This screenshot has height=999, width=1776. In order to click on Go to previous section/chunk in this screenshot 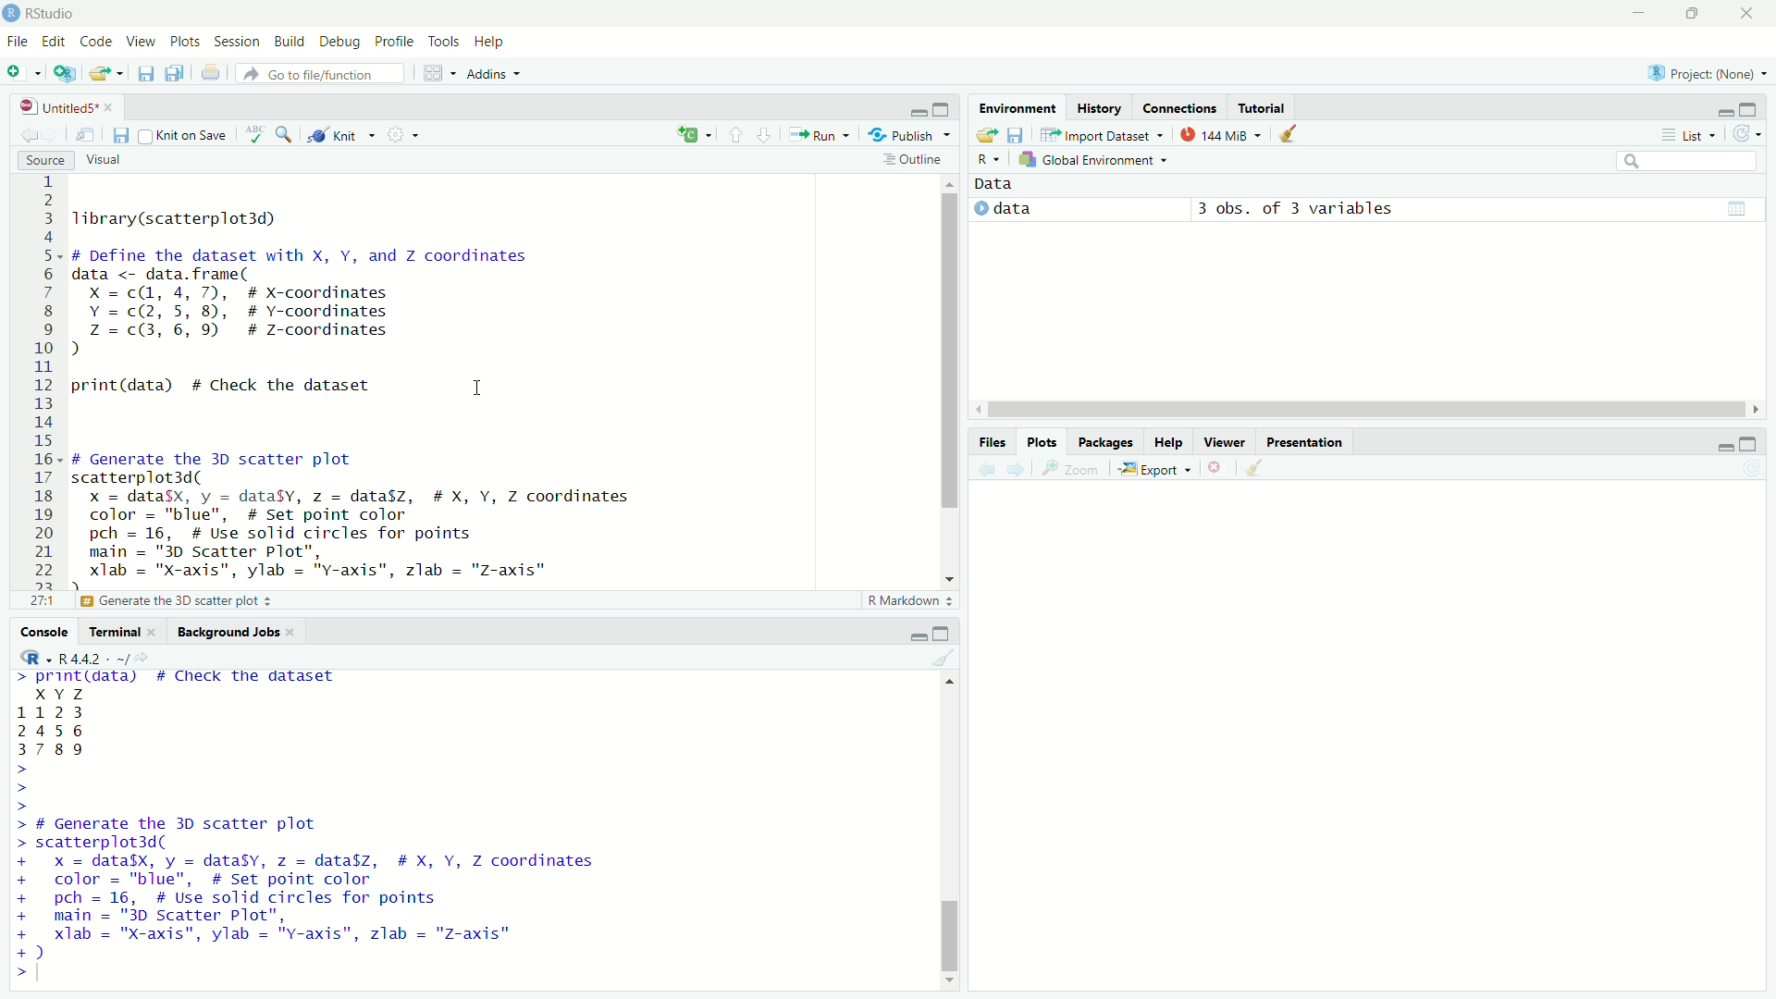, I will do `click(739, 132)`.